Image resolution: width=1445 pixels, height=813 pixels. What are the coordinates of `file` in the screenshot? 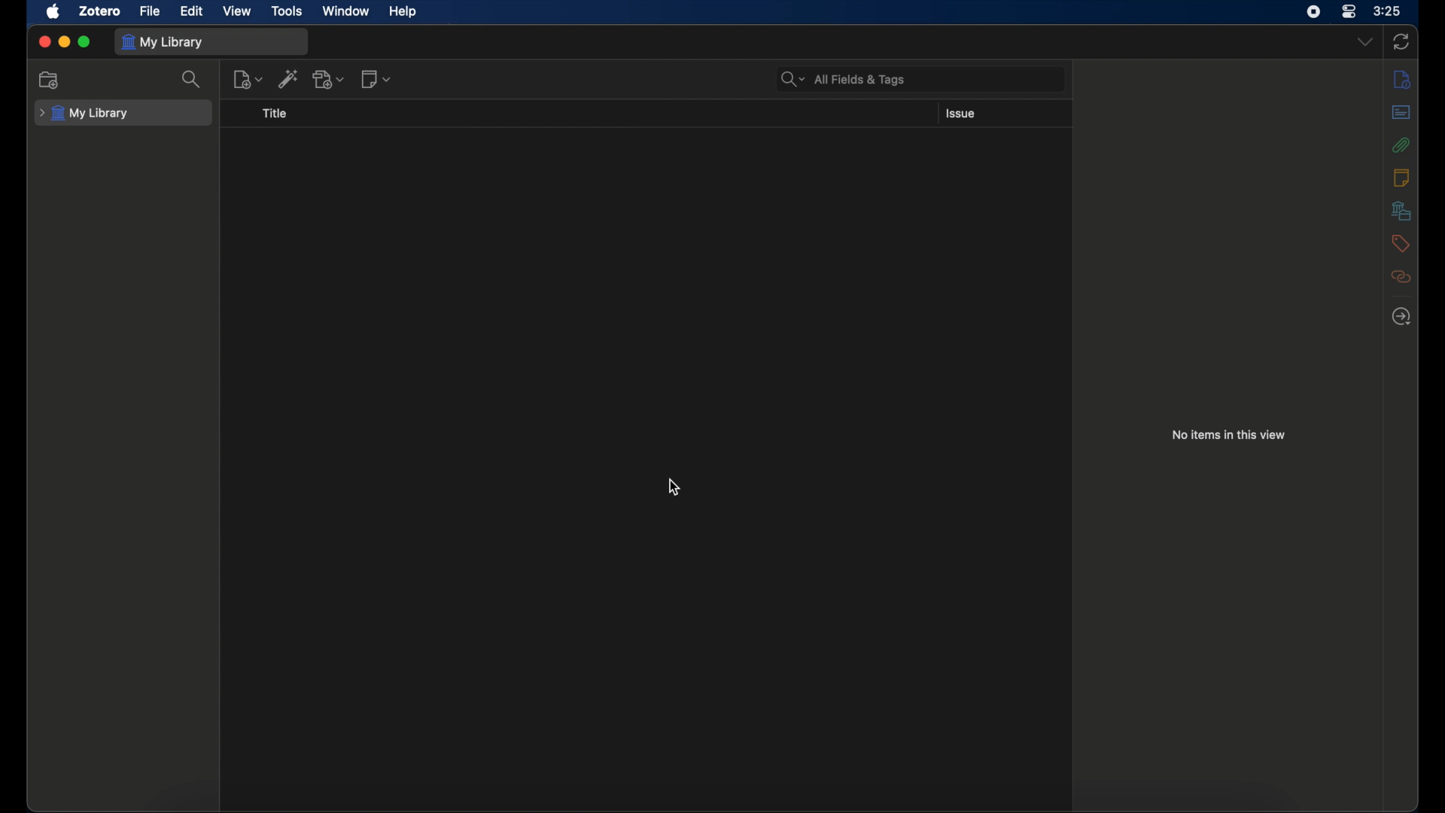 It's located at (149, 11).